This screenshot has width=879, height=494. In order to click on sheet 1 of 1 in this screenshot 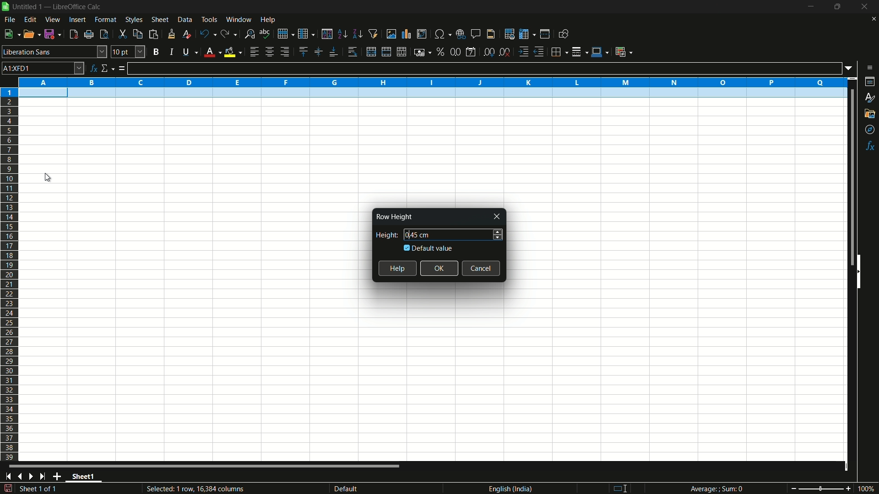, I will do `click(41, 490)`.